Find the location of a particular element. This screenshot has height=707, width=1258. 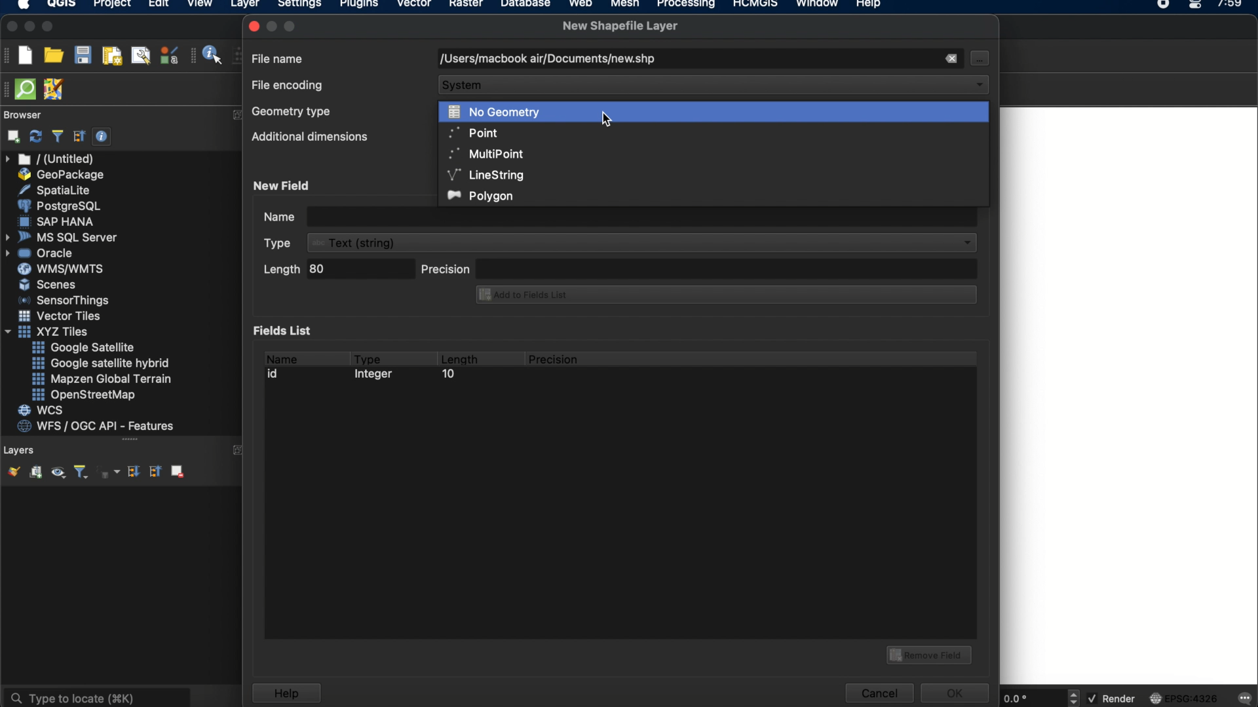

id is located at coordinates (276, 374).